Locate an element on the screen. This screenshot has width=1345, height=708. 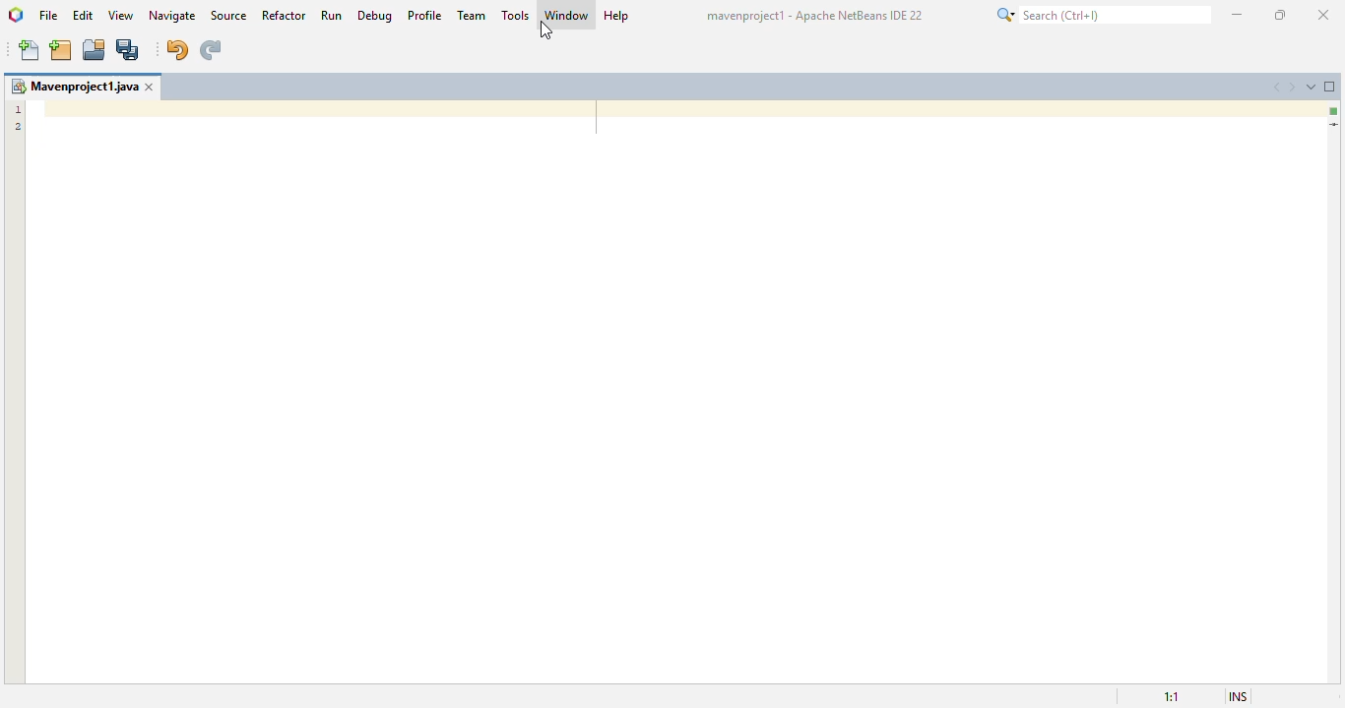
mavenproject1 - Apache Netbeans IDE 23 is located at coordinates (817, 15).